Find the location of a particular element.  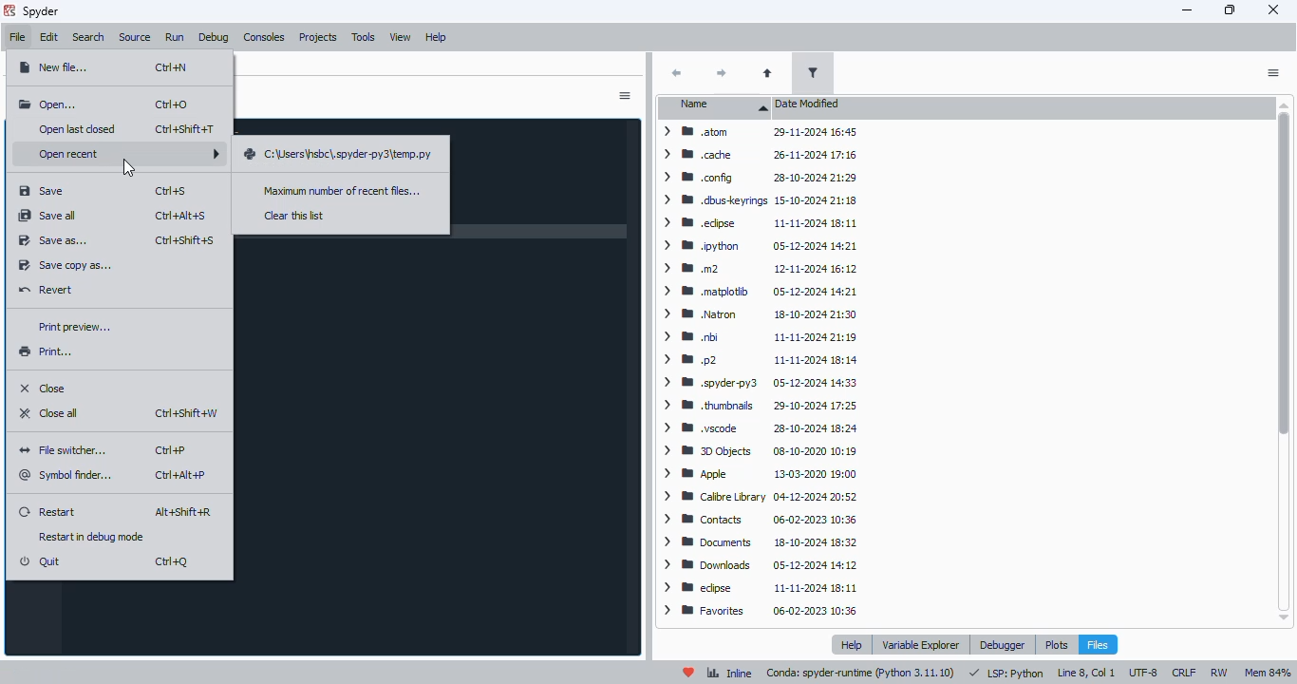

 LSP: Python is located at coordinates (1006, 673).